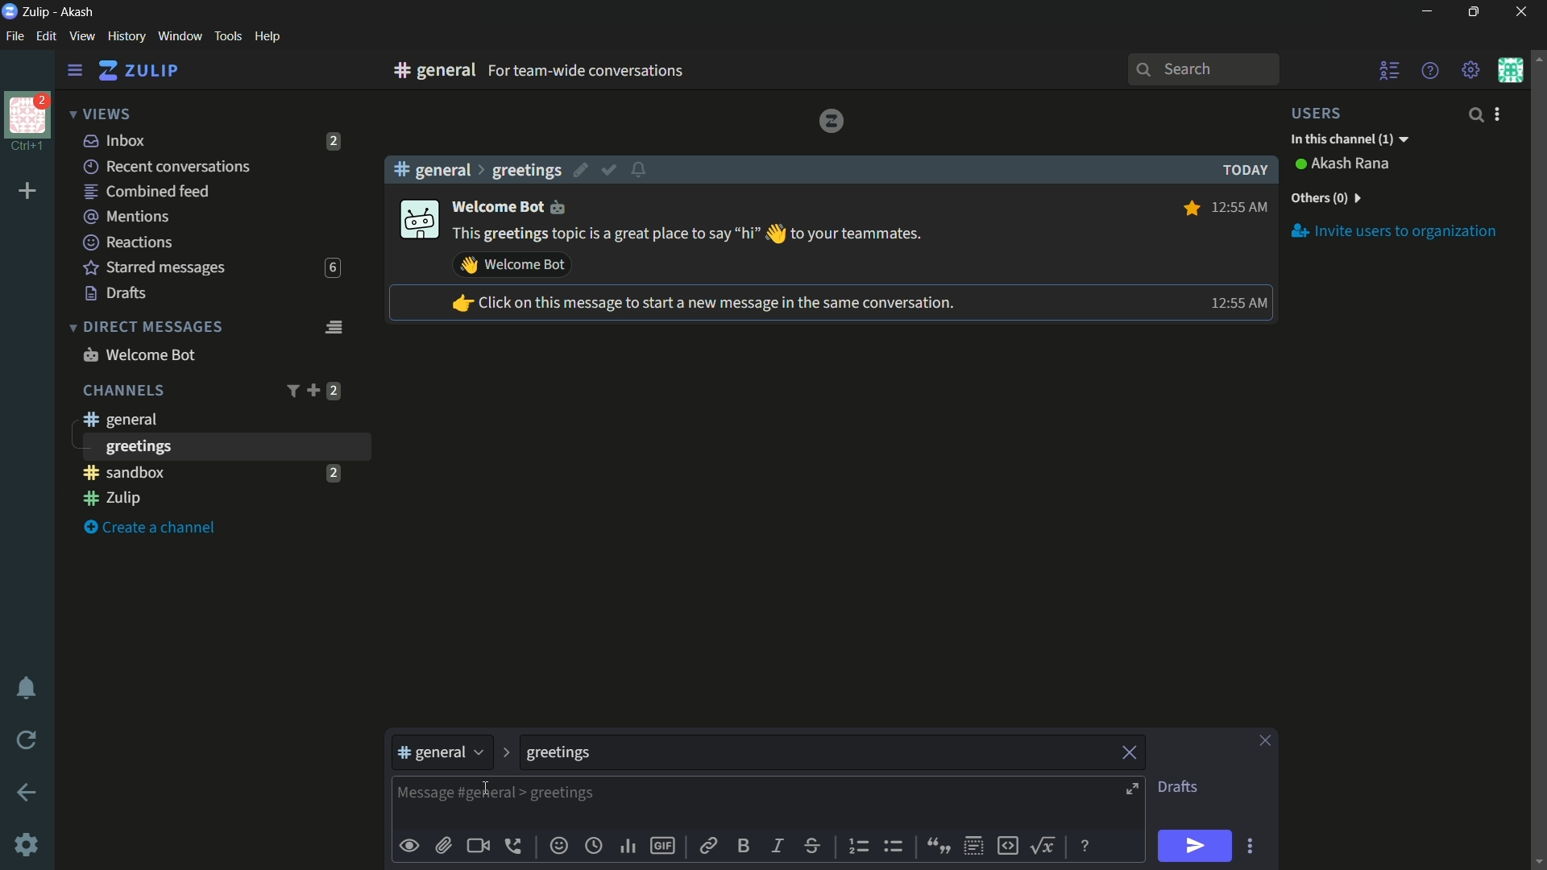 Image resolution: width=1547 pixels, height=870 pixels. What do you see at coordinates (707, 848) in the screenshot?
I see `link` at bounding box center [707, 848].